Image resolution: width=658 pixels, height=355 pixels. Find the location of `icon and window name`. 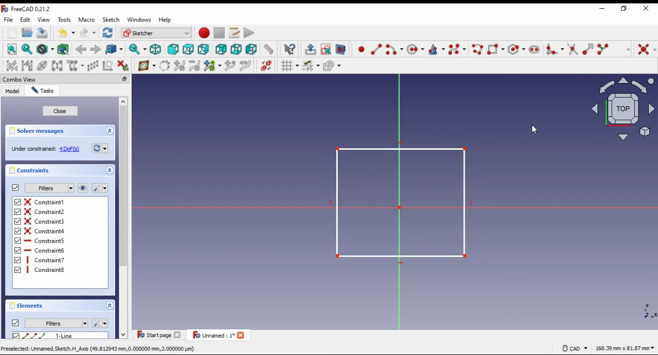

icon and window name is located at coordinates (28, 9).